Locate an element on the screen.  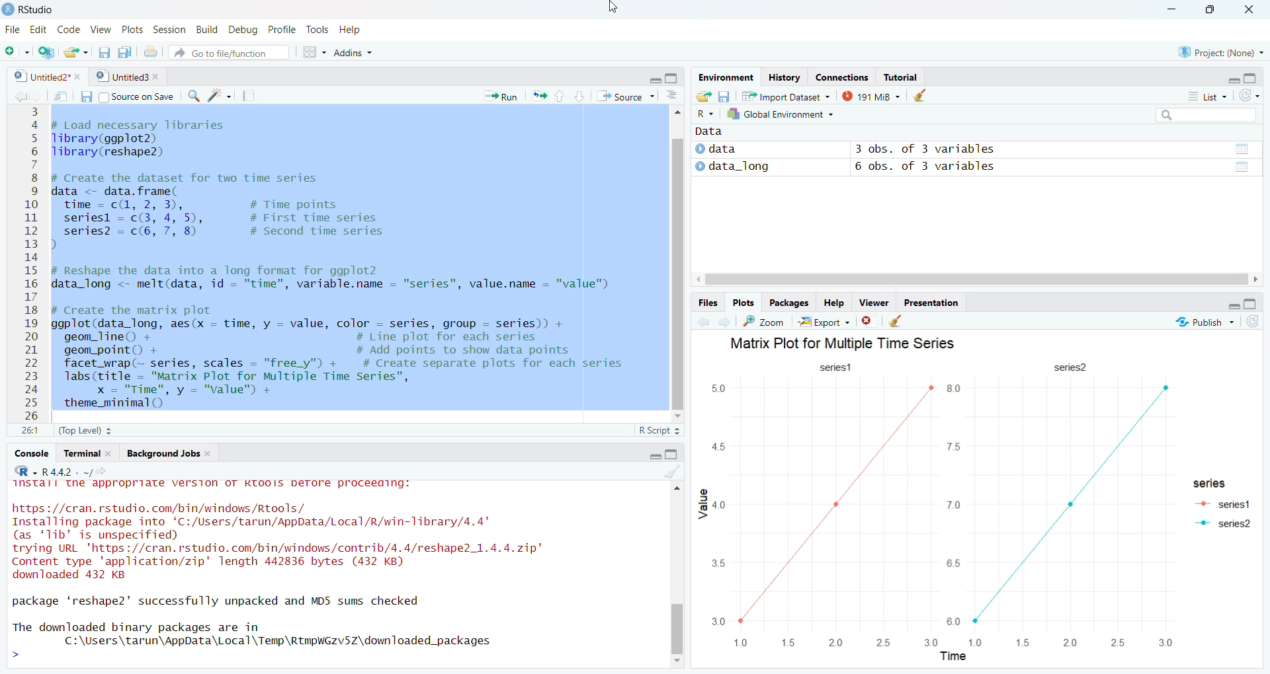
scroll up is located at coordinates (677, 115).